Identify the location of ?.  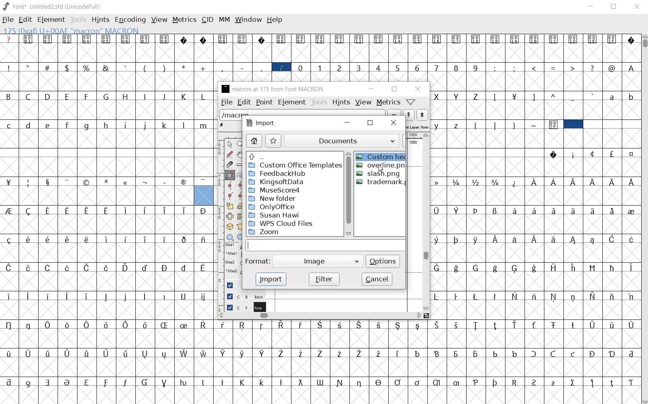
(10, 40).